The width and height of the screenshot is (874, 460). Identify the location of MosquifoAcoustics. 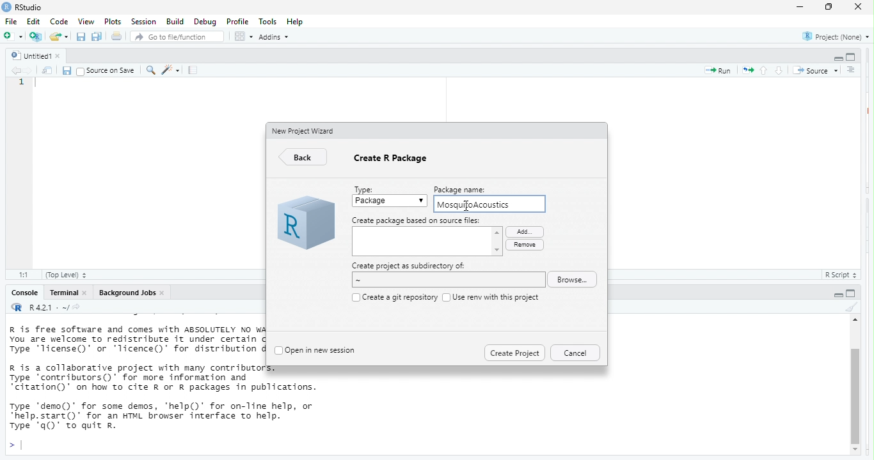
(477, 205).